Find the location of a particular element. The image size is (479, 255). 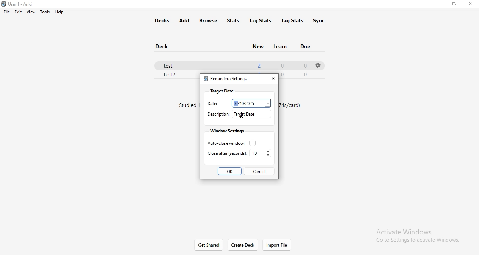

edit is located at coordinates (18, 12).